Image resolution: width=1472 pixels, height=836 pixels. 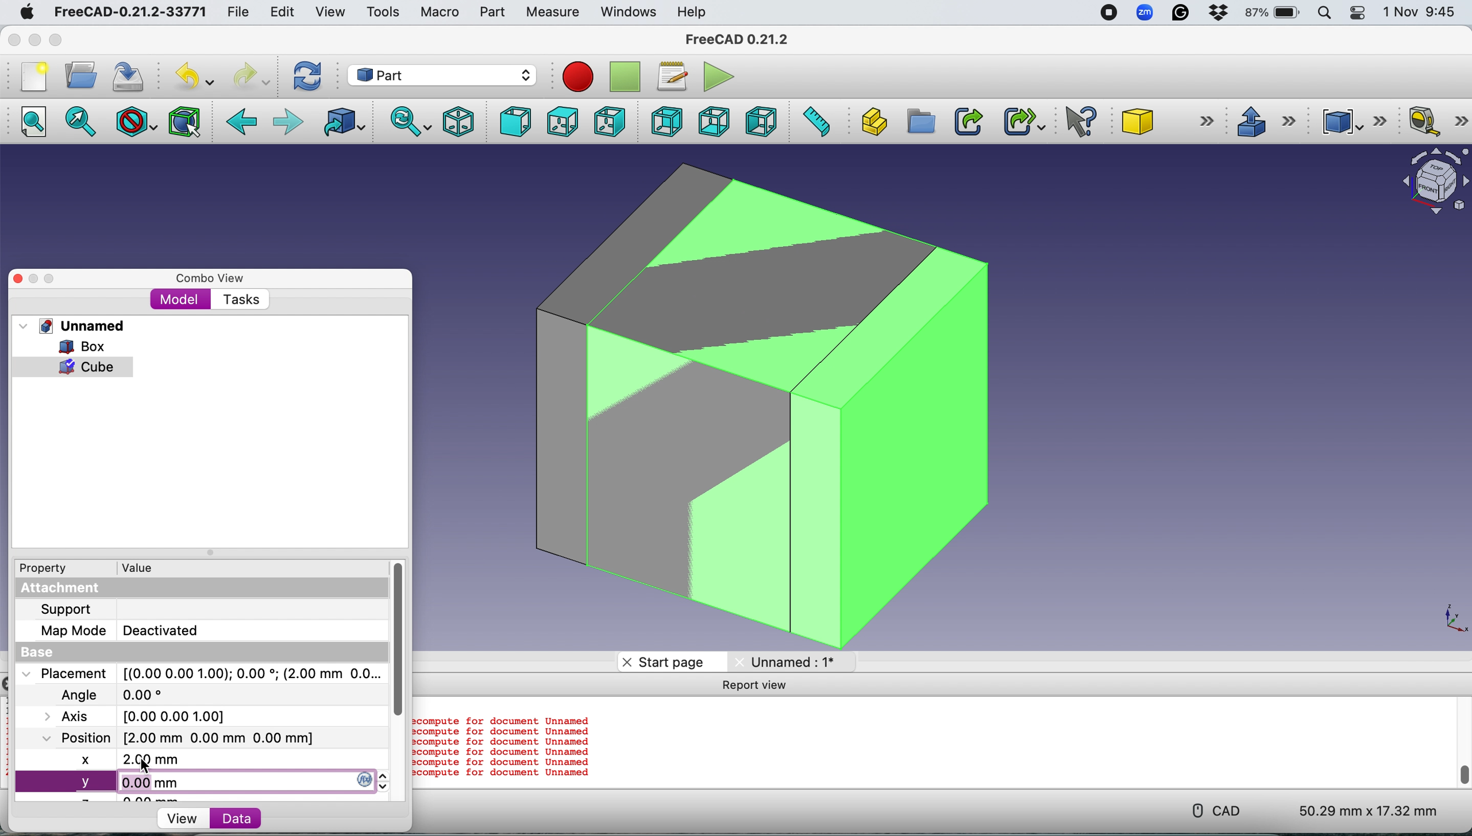 I want to click on View, so click(x=330, y=12).